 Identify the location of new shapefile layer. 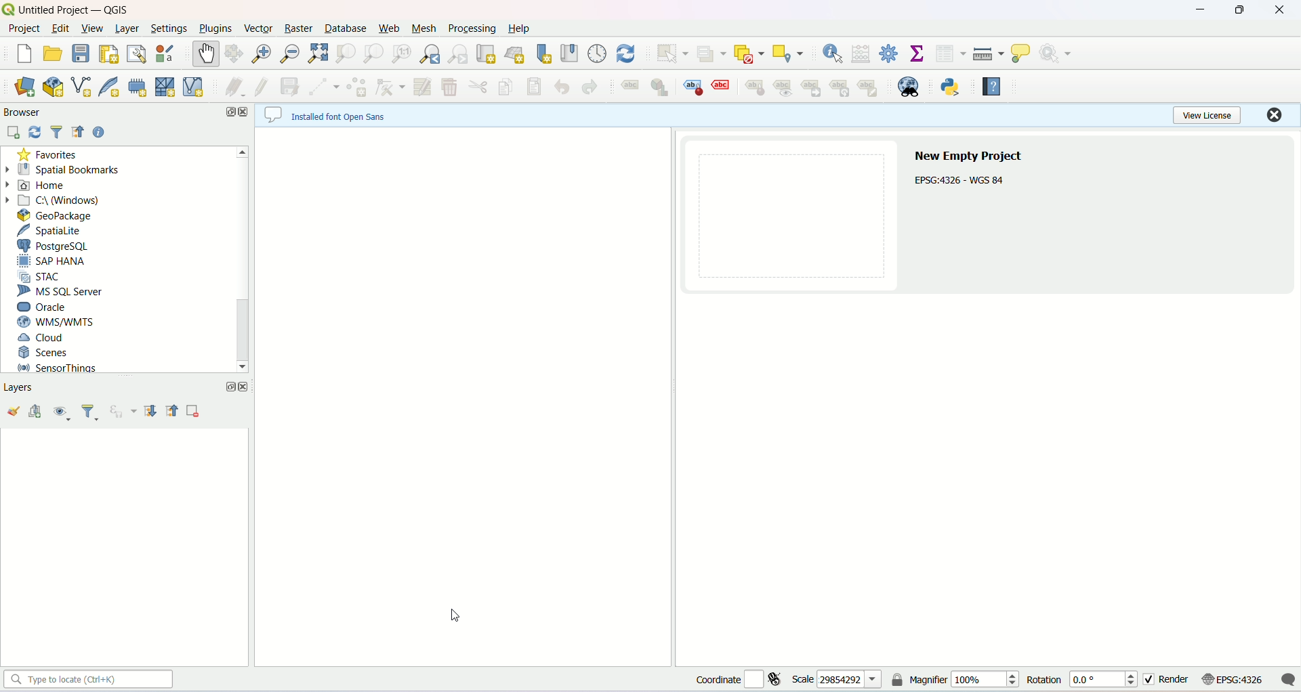
(81, 85).